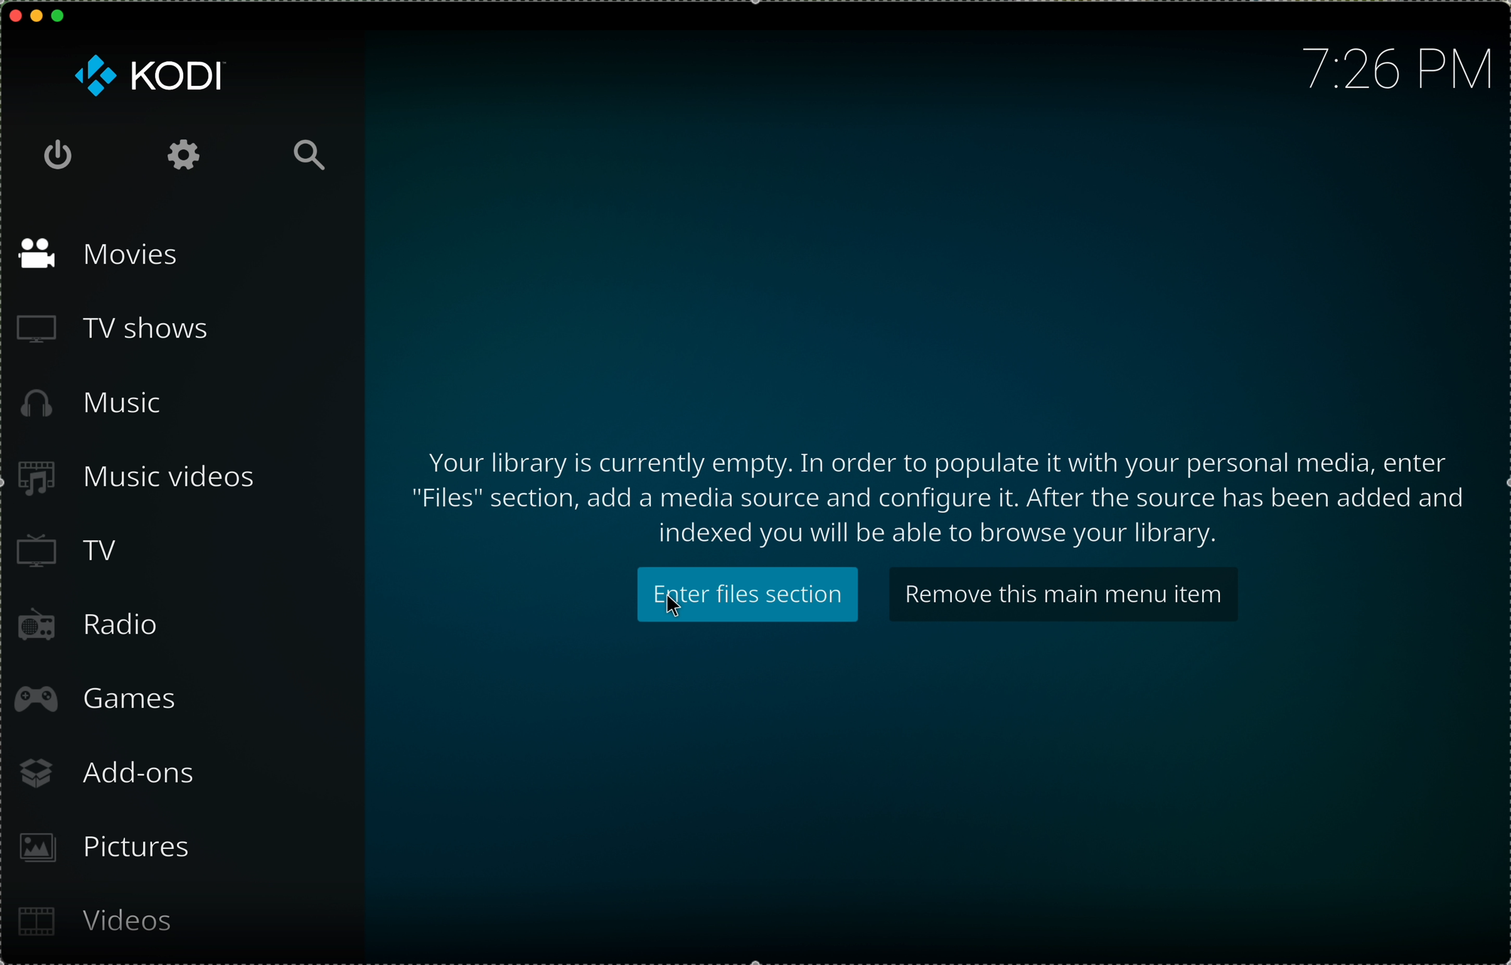 Image resolution: width=1511 pixels, height=965 pixels. Describe the element at coordinates (15, 13) in the screenshot. I see `close` at that location.